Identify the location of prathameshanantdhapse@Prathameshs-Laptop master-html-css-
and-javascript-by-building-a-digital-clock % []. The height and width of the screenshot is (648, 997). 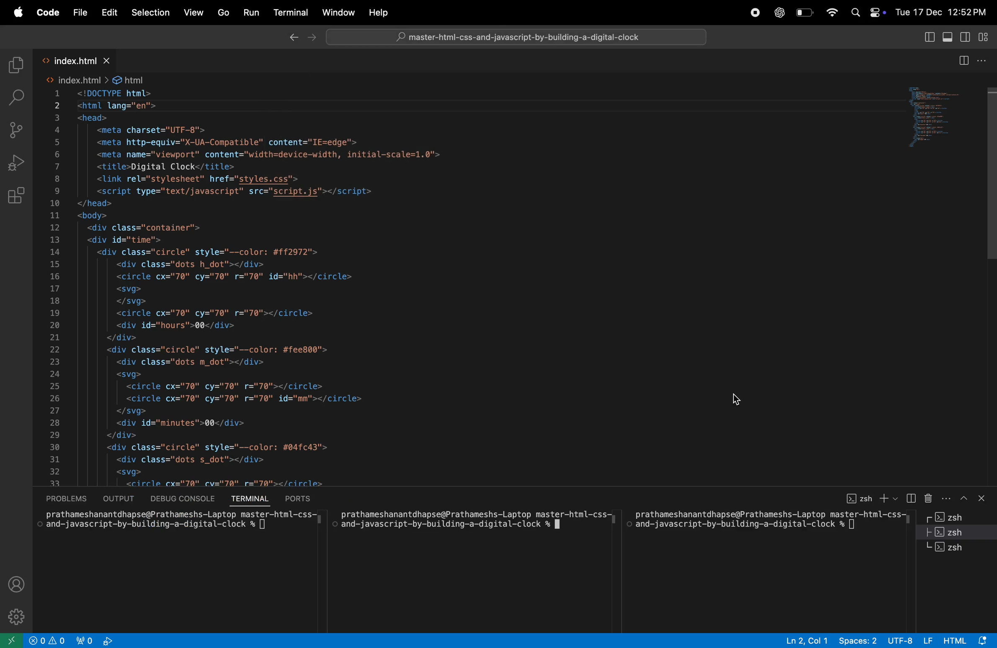
(767, 520).